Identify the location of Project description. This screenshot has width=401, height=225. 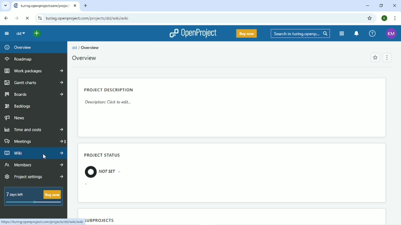
(111, 97).